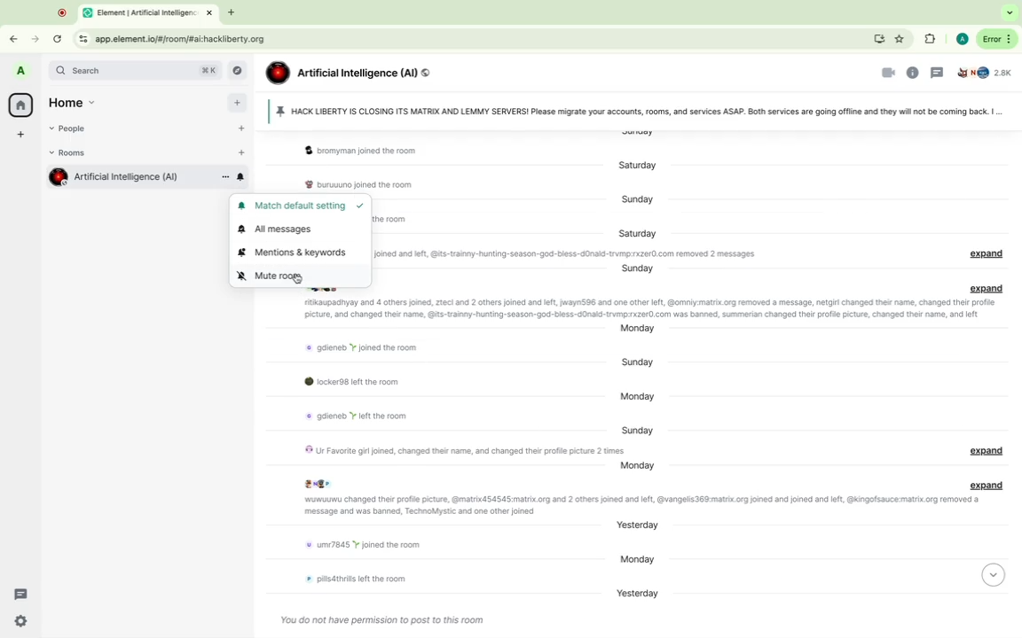 The height and width of the screenshot is (638, 1022). Describe the element at coordinates (900, 39) in the screenshot. I see `Favorite` at that location.